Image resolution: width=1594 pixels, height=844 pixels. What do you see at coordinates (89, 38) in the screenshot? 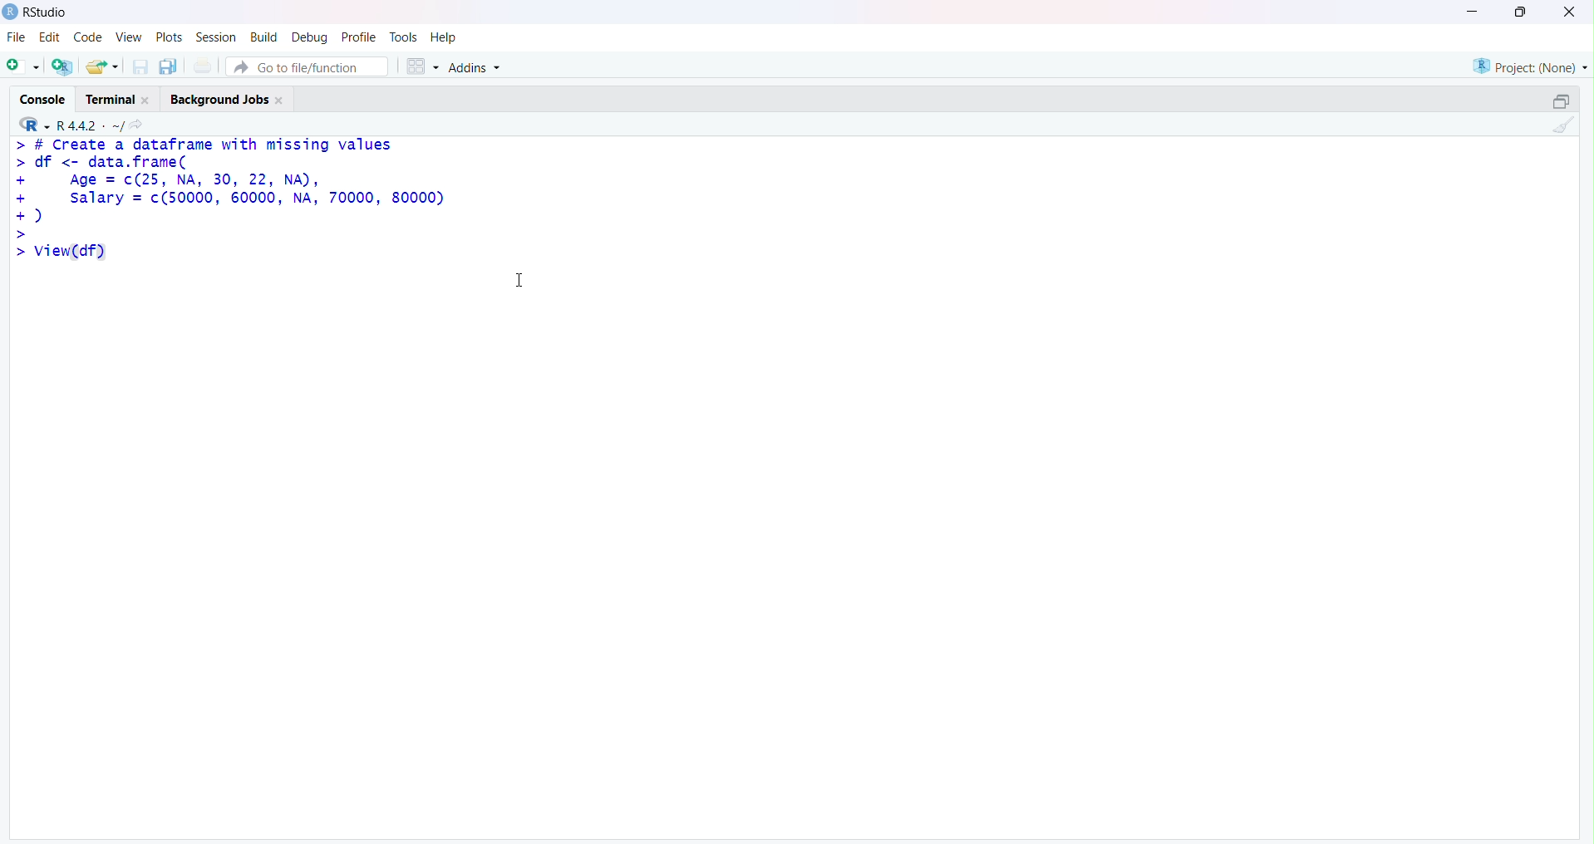
I see `Code` at bounding box center [89, 38].